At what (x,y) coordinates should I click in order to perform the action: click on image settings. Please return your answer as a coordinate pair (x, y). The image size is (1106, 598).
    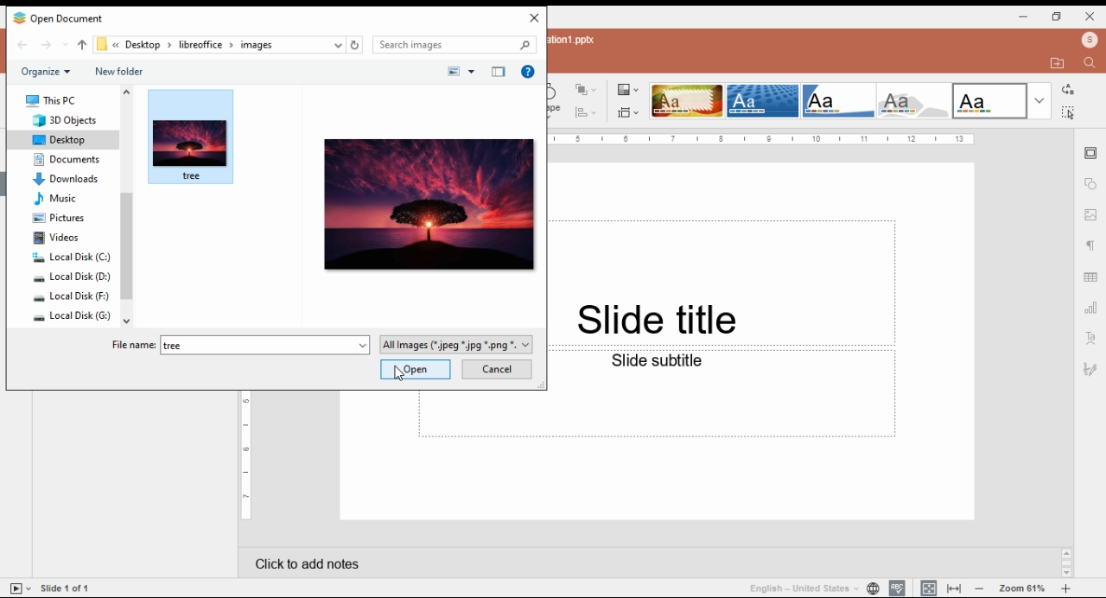
    Looking at the image, I should click on (1090, 215).